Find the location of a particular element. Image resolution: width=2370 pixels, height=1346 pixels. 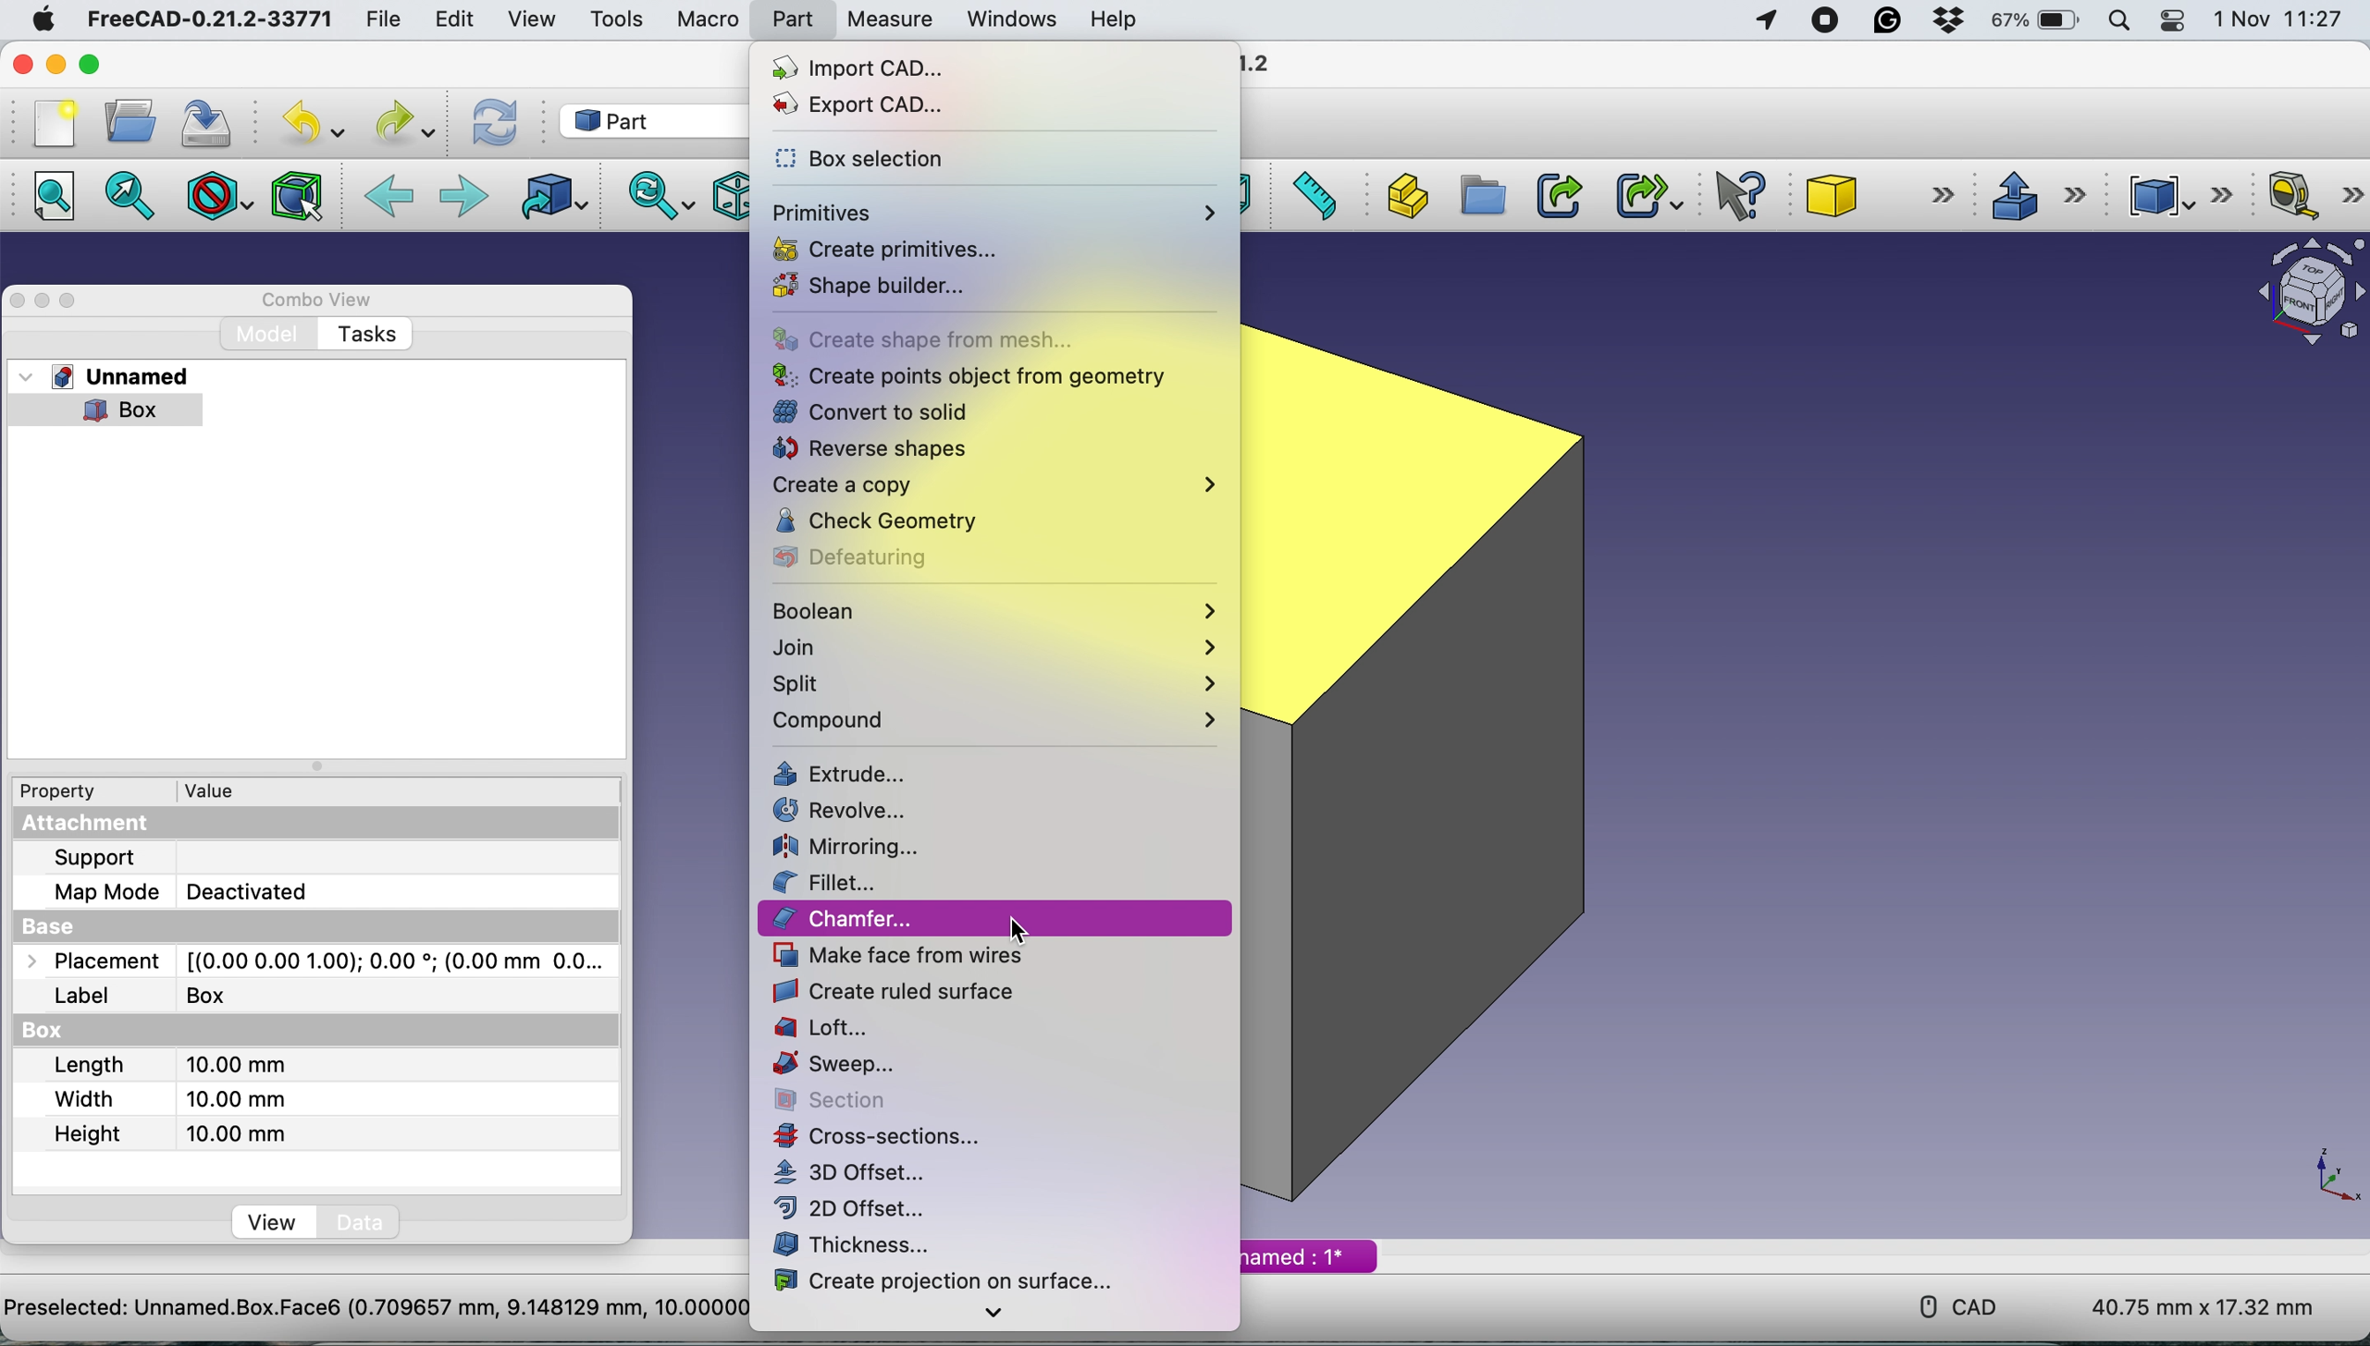

length is located at coordinates (165, 1064).